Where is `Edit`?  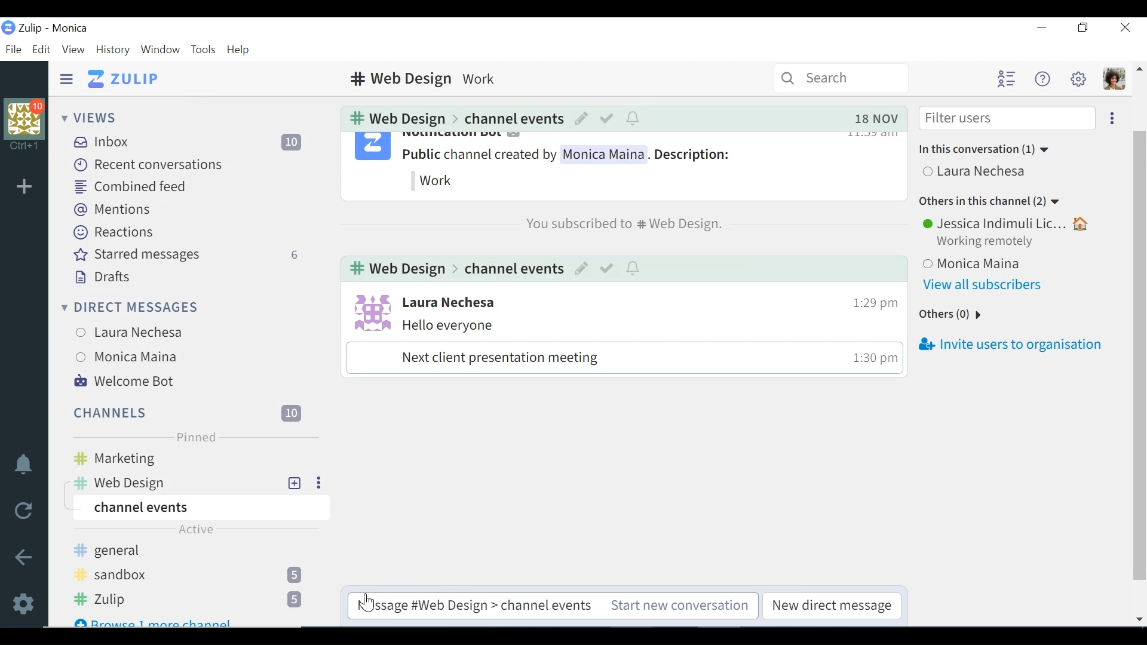
Edit is located at coordinates (41, 49).